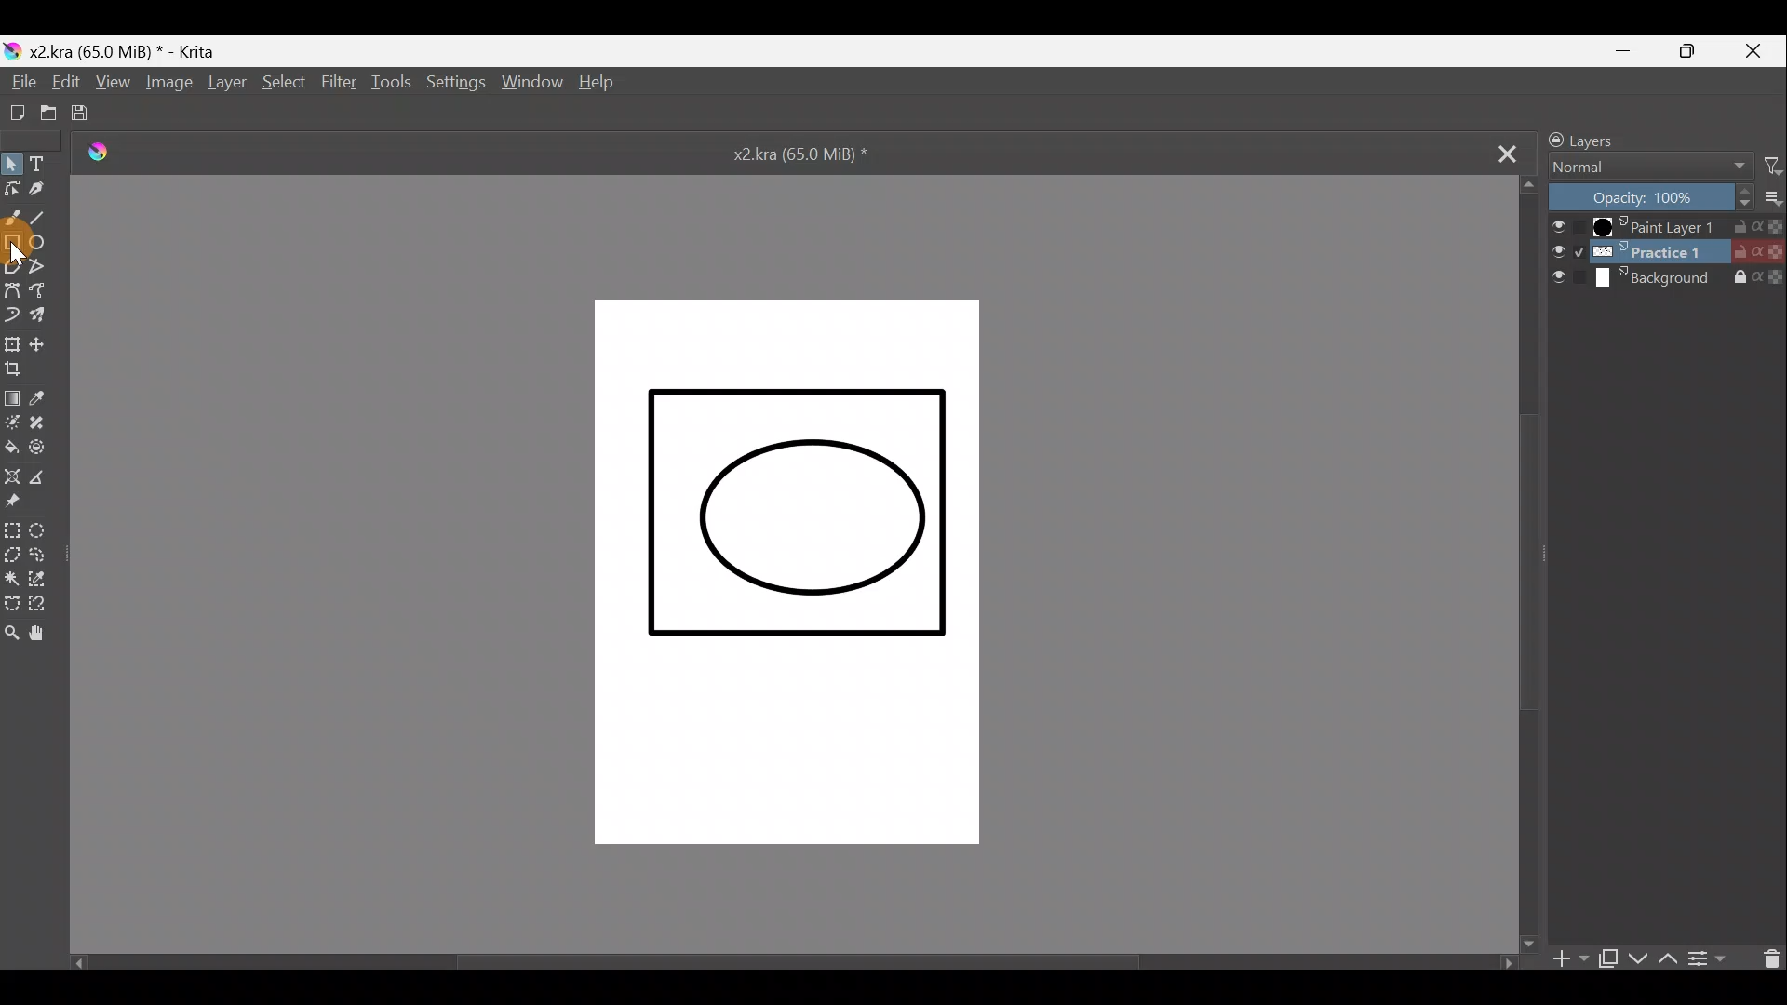  Describe the element at coordinates (46, 315) in the screenshot. I see `Multibrush tool` at that location.